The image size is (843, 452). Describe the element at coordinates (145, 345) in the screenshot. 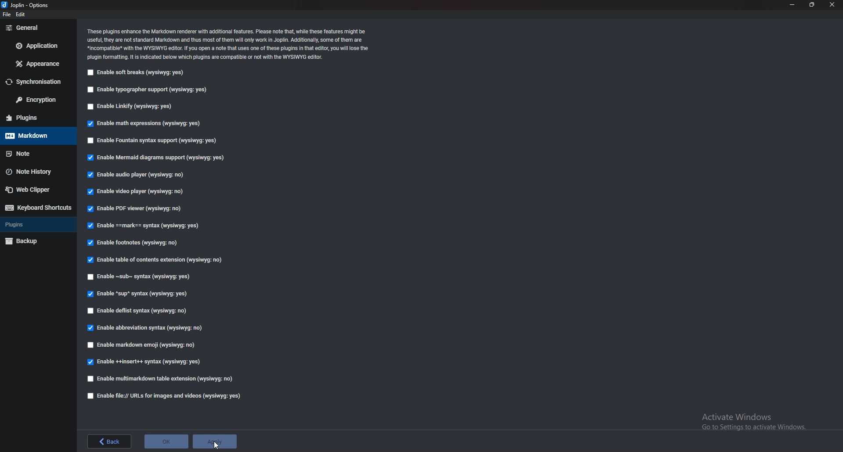

I see `enable Markdown Emoji` at that location.